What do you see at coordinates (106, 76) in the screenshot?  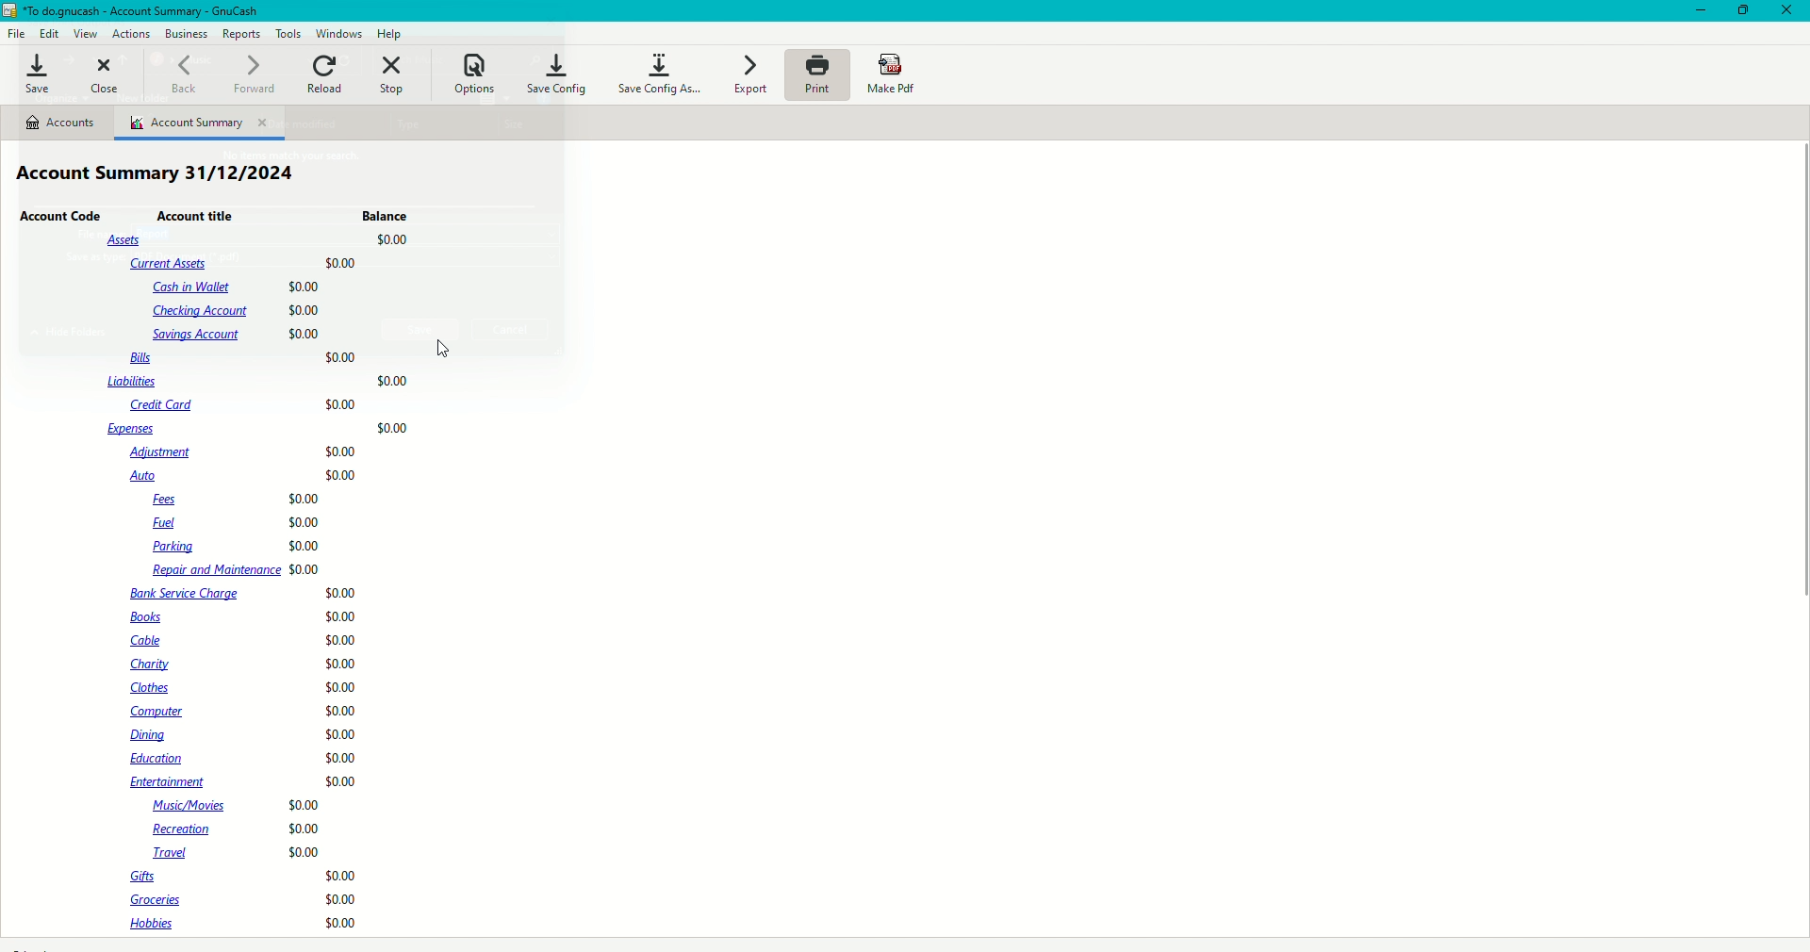 I see `Close` at bounding box center [106, 76].